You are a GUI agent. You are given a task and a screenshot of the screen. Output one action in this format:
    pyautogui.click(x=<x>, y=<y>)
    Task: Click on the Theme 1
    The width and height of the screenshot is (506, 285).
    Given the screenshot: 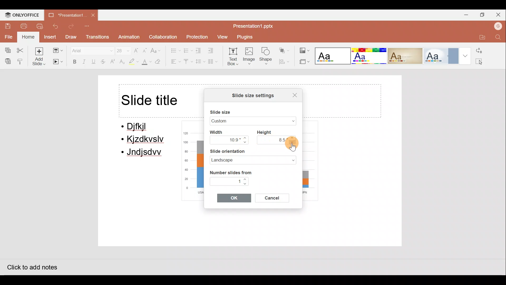 What is the action you would take?
    pyautogui.click(x=333, y=56)
    